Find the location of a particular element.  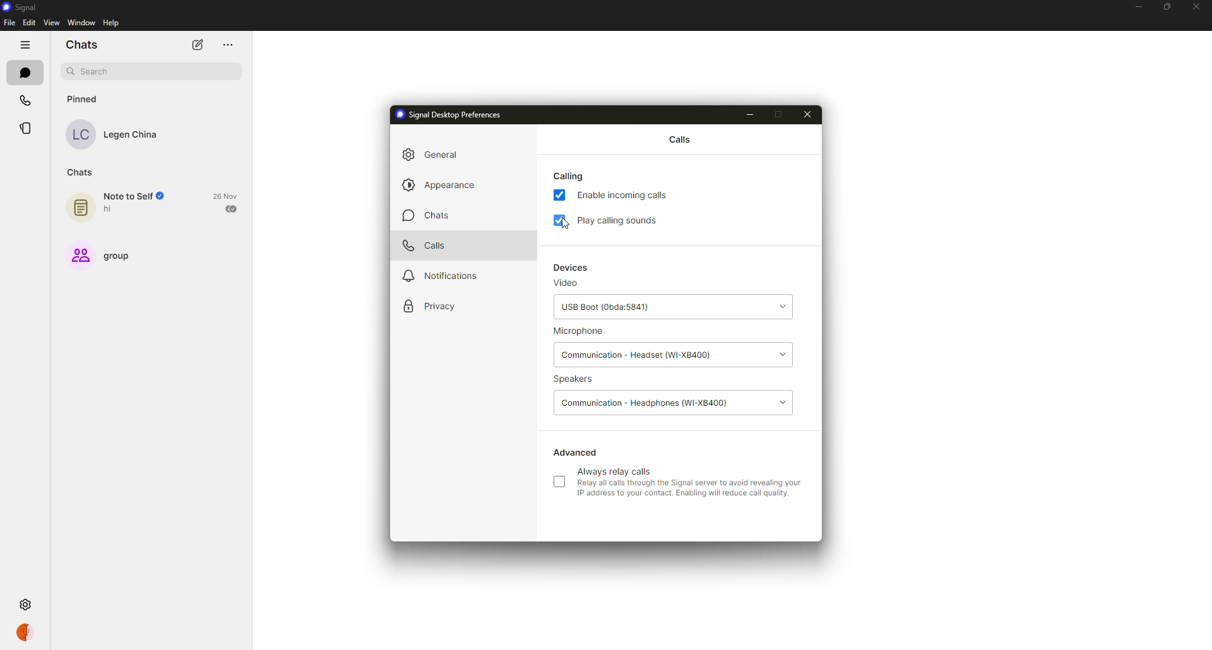

cursor is located at coordinates (563, 227).